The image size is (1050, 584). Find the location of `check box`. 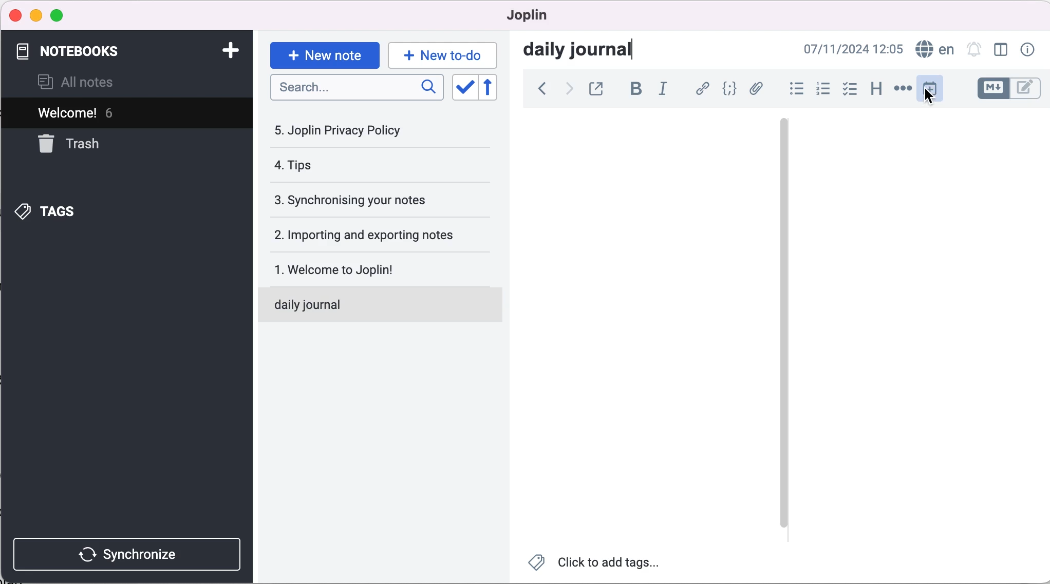

check box is located at coordinates (847, 89).